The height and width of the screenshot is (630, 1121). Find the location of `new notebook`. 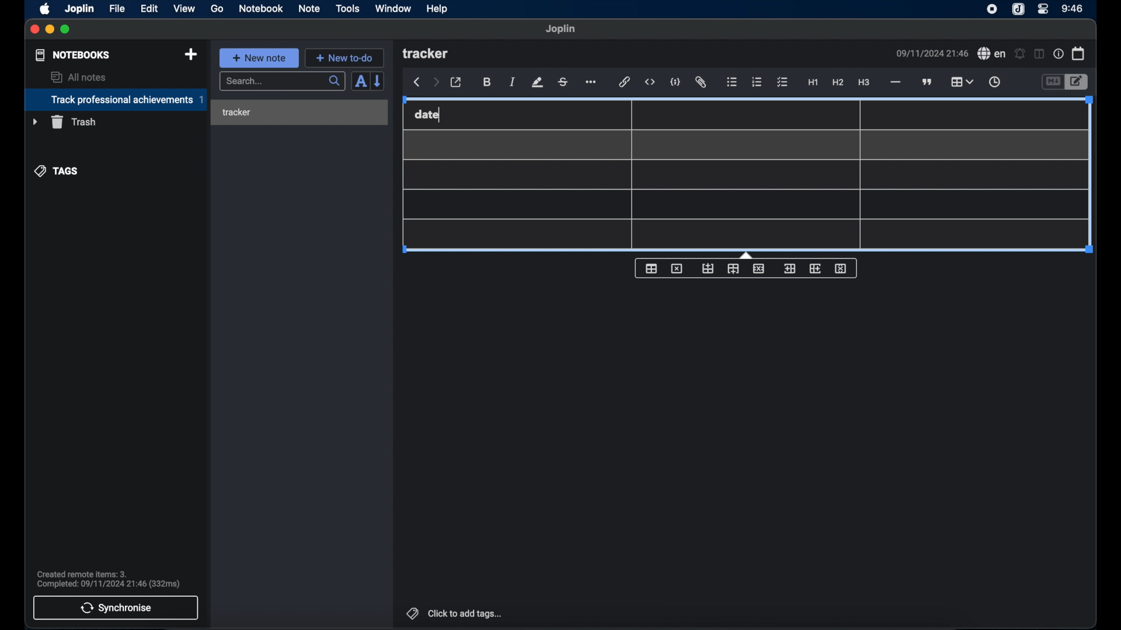

new notebook is located at coordinates (191, 54).